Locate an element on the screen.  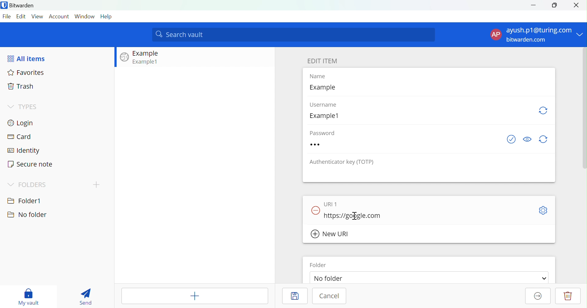
Move to Organization is located at coordinates (537, 296).